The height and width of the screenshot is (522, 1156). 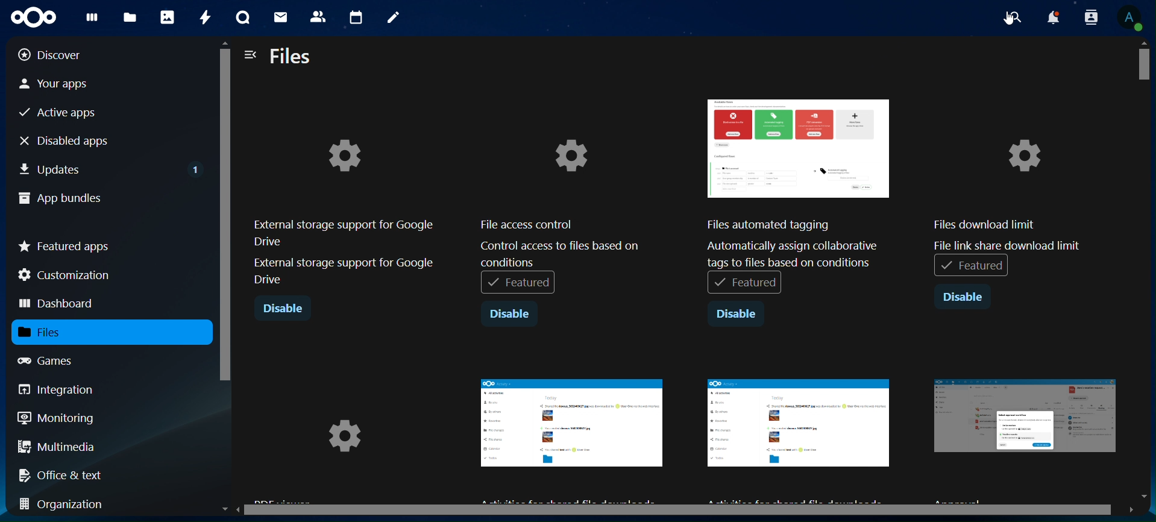 What do you see at coordinates (92, 20) in the screenshot?
I see `dashboard` at bounding box center [92, 20].